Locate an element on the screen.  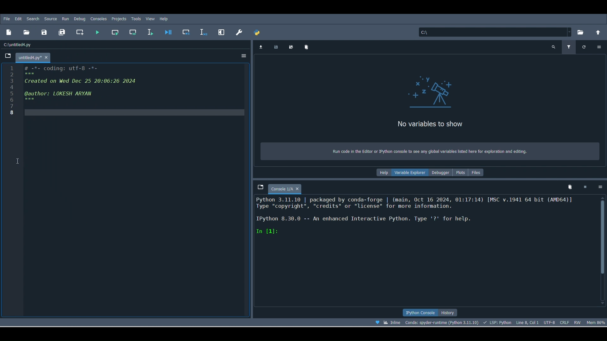
Version is located at coordinates (442, 321).